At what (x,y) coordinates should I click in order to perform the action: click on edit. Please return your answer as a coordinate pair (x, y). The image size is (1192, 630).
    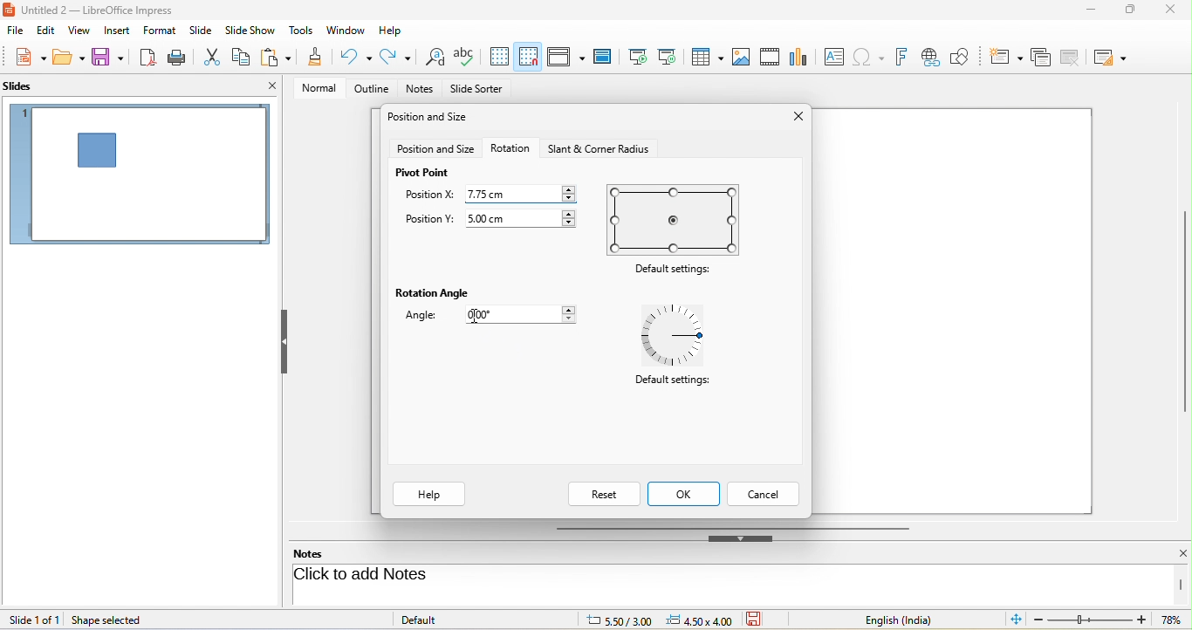
    Looking at the image, I should click on (45, 31).